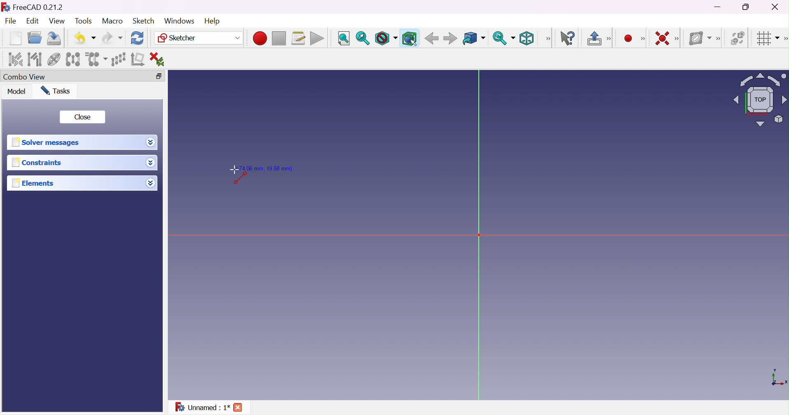  What do you see at coordinates (151, 163) in the screenshot?
I see `Drop down` at bounding box center [151, 163].